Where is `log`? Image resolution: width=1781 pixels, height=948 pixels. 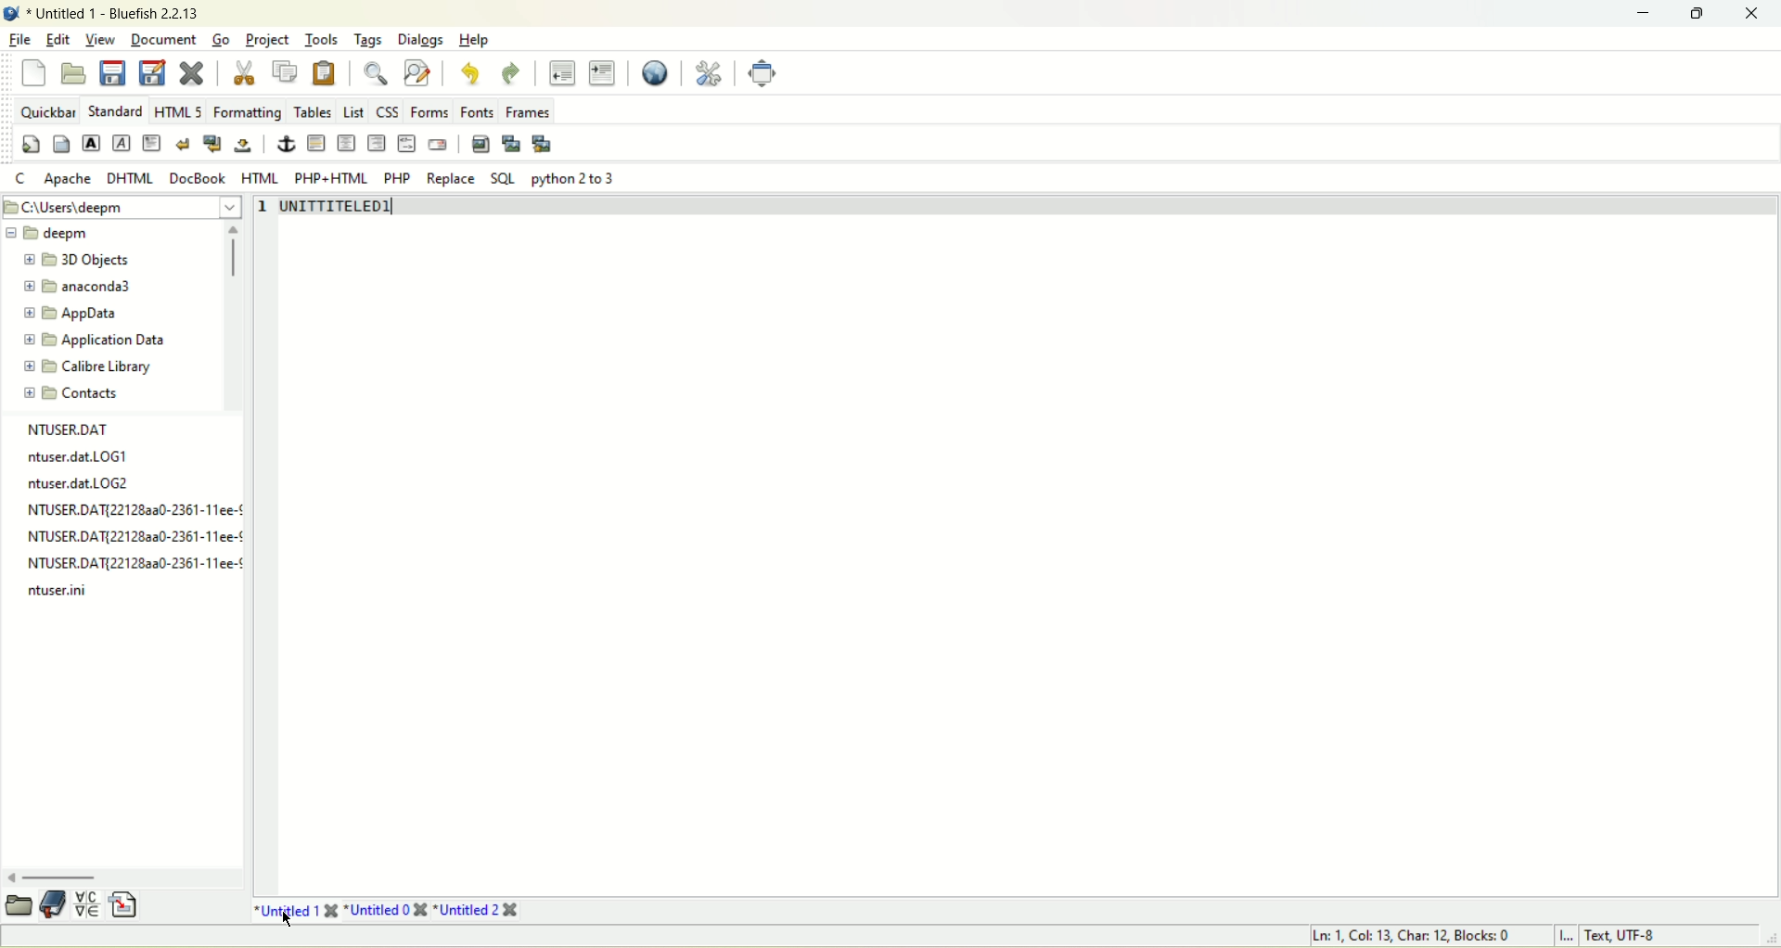
log is located at coordinates (138, 563).